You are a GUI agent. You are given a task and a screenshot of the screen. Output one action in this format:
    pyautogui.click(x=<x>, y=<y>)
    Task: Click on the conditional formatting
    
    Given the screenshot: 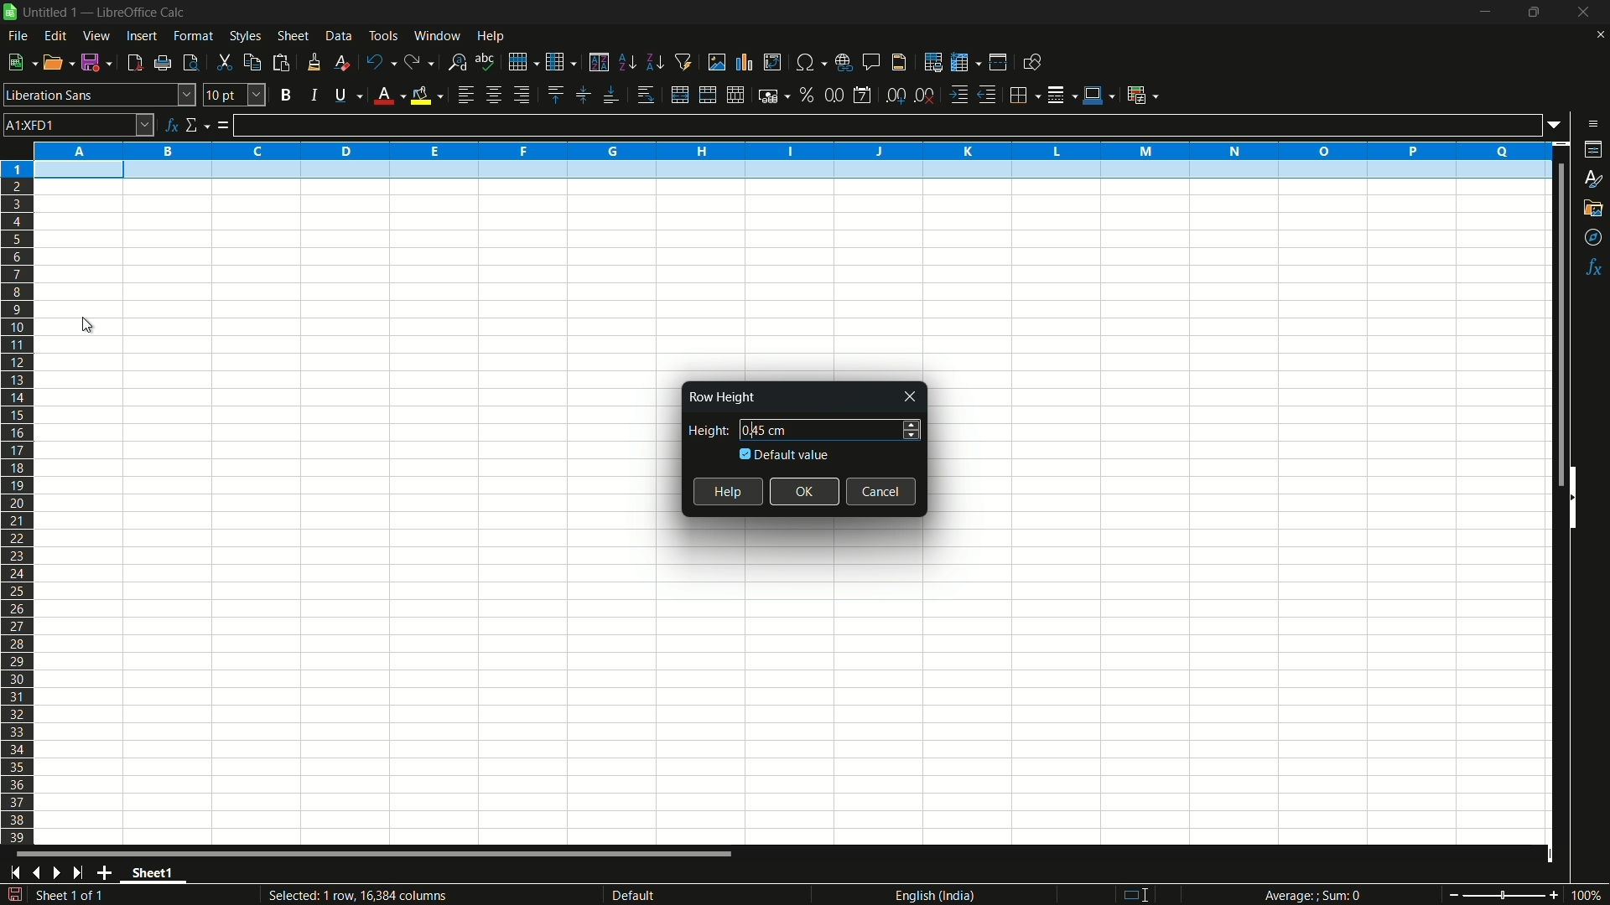 What is the action you would take?
    pyautogui.click(x=1141, y=95)
    